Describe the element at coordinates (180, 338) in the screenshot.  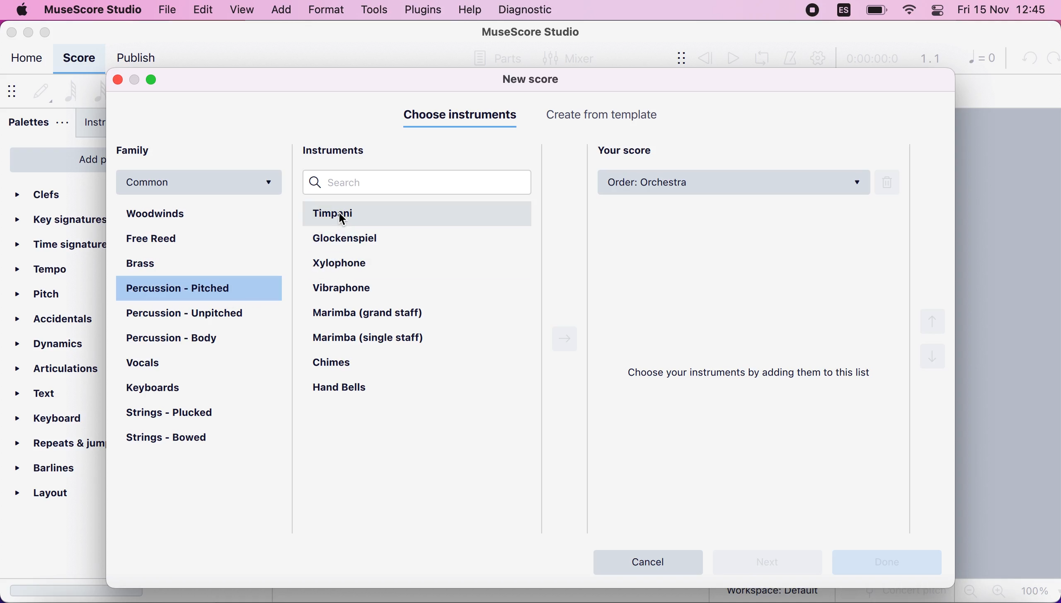
I see `percussion - body` at that location.